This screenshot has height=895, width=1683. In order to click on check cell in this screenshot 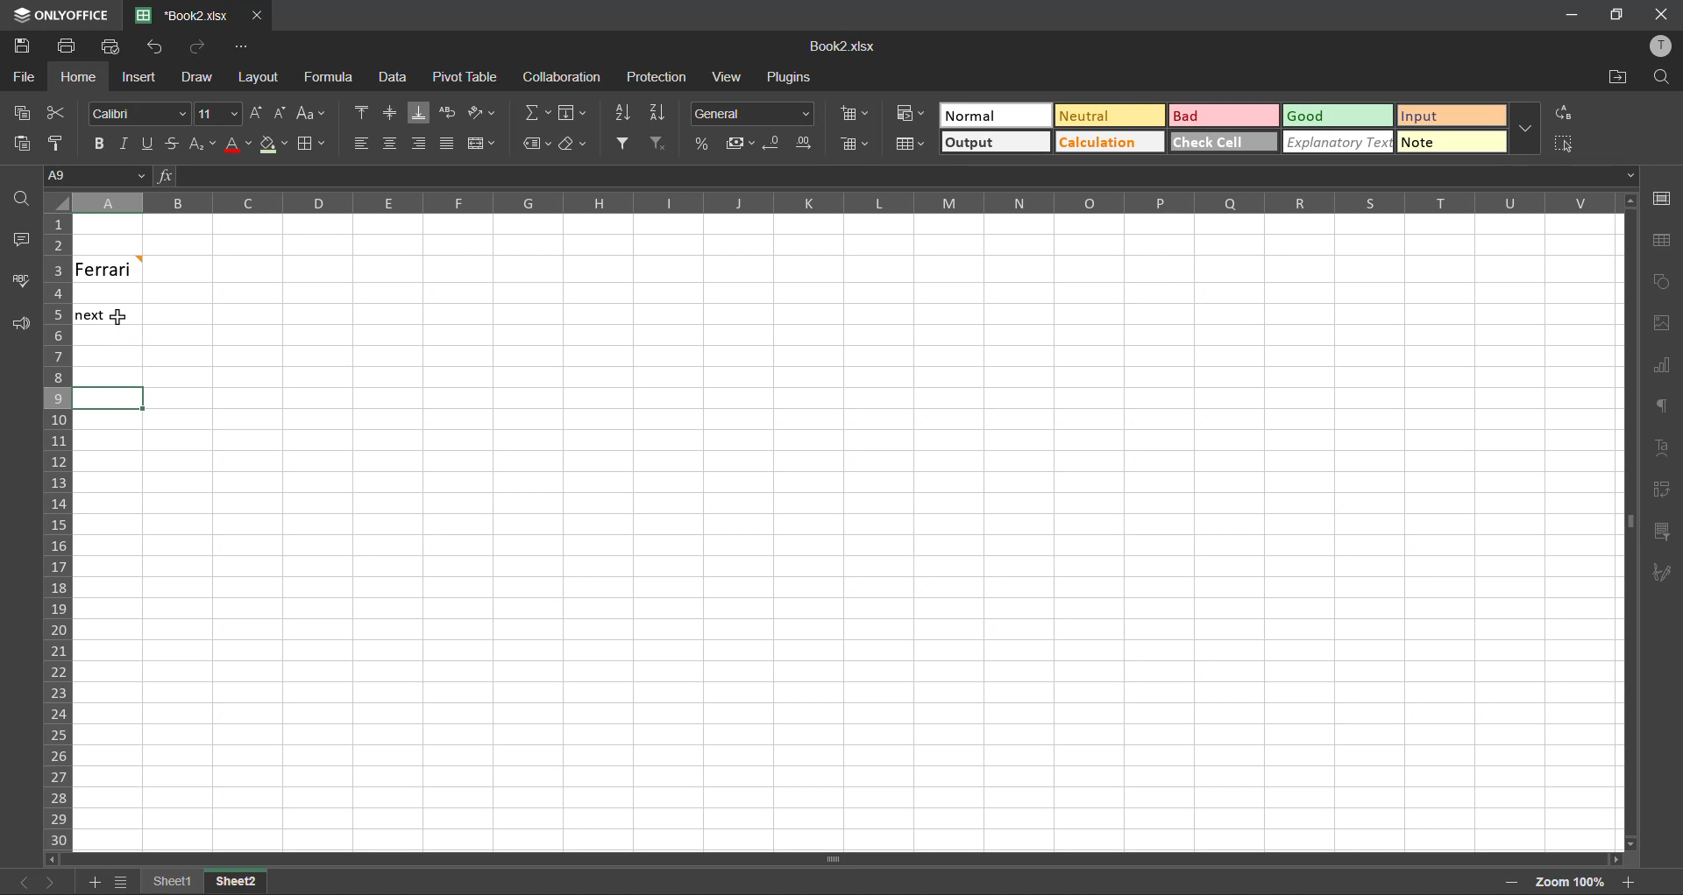, I will do `click(1220, 141)`.